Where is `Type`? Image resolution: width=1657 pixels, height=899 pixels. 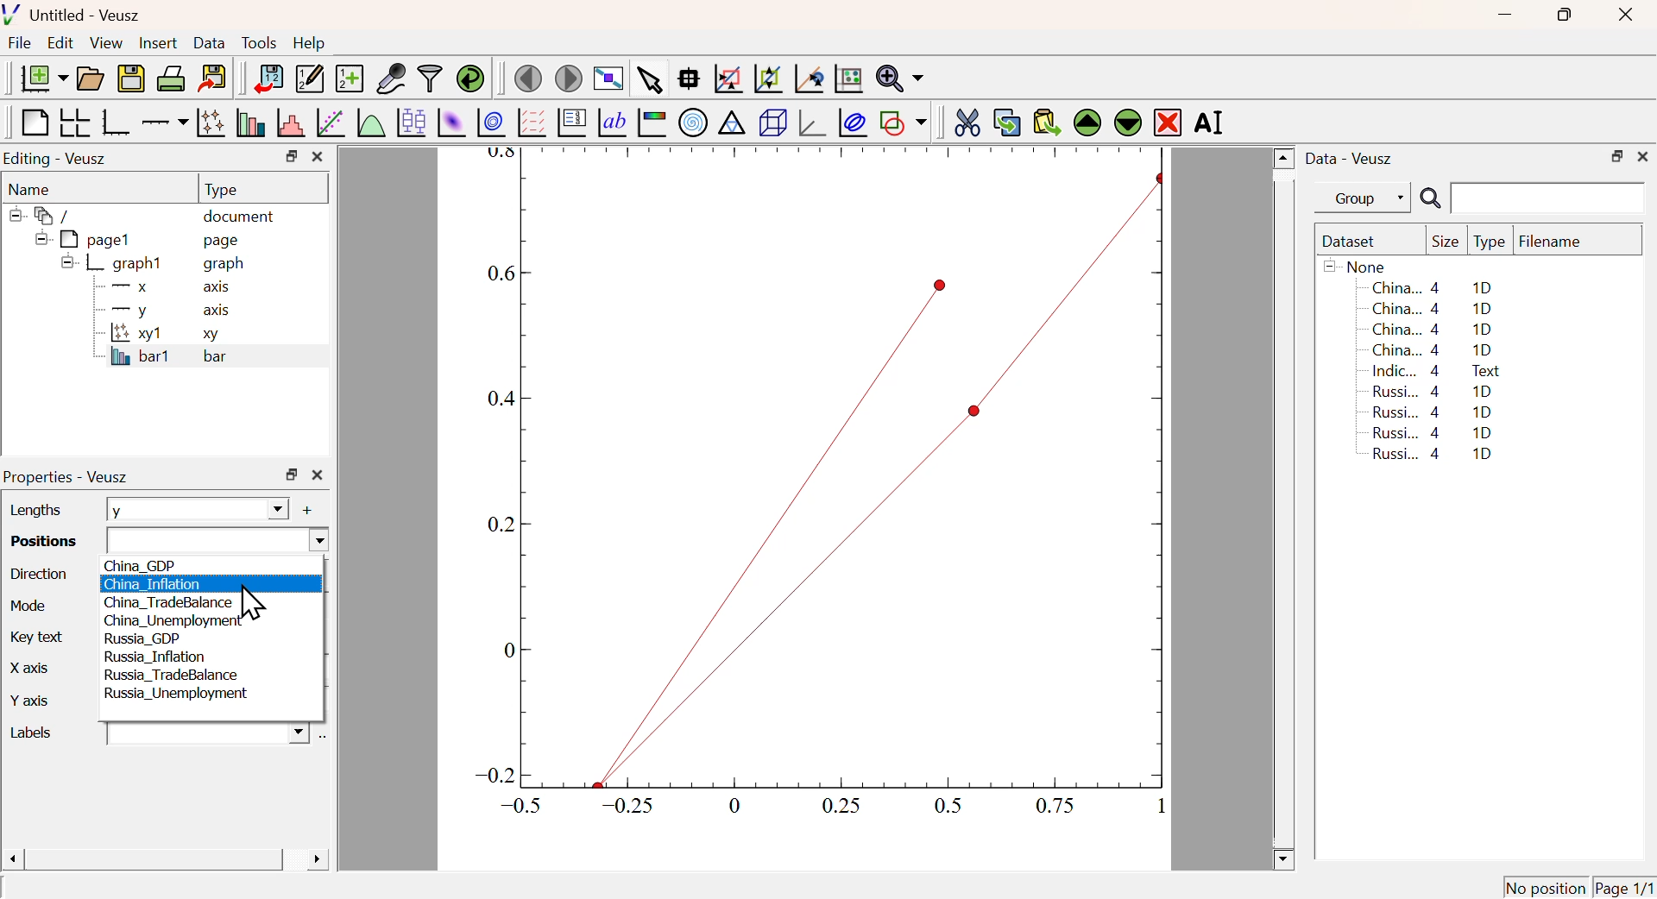
Type is located at coordinates (221, 190).